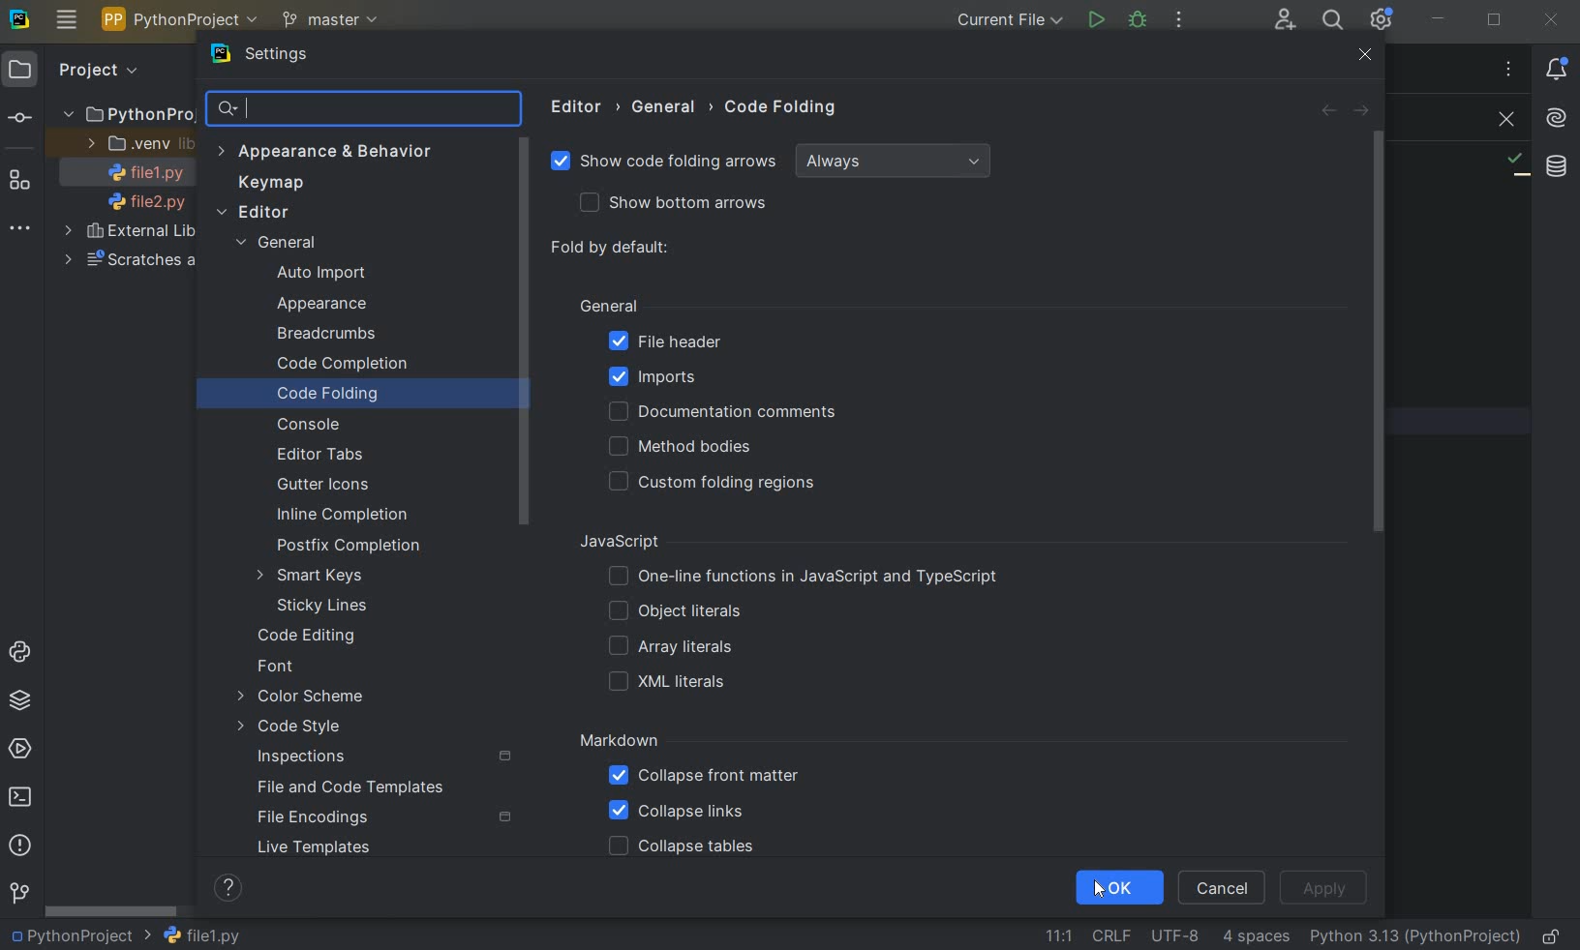 This screenshot has width=1580, height=950. Describe the element at coordinates (1507, 69) in the screenshot. I see `RECENT FILES, TAB ACTIONS, AND MORE` at that location.